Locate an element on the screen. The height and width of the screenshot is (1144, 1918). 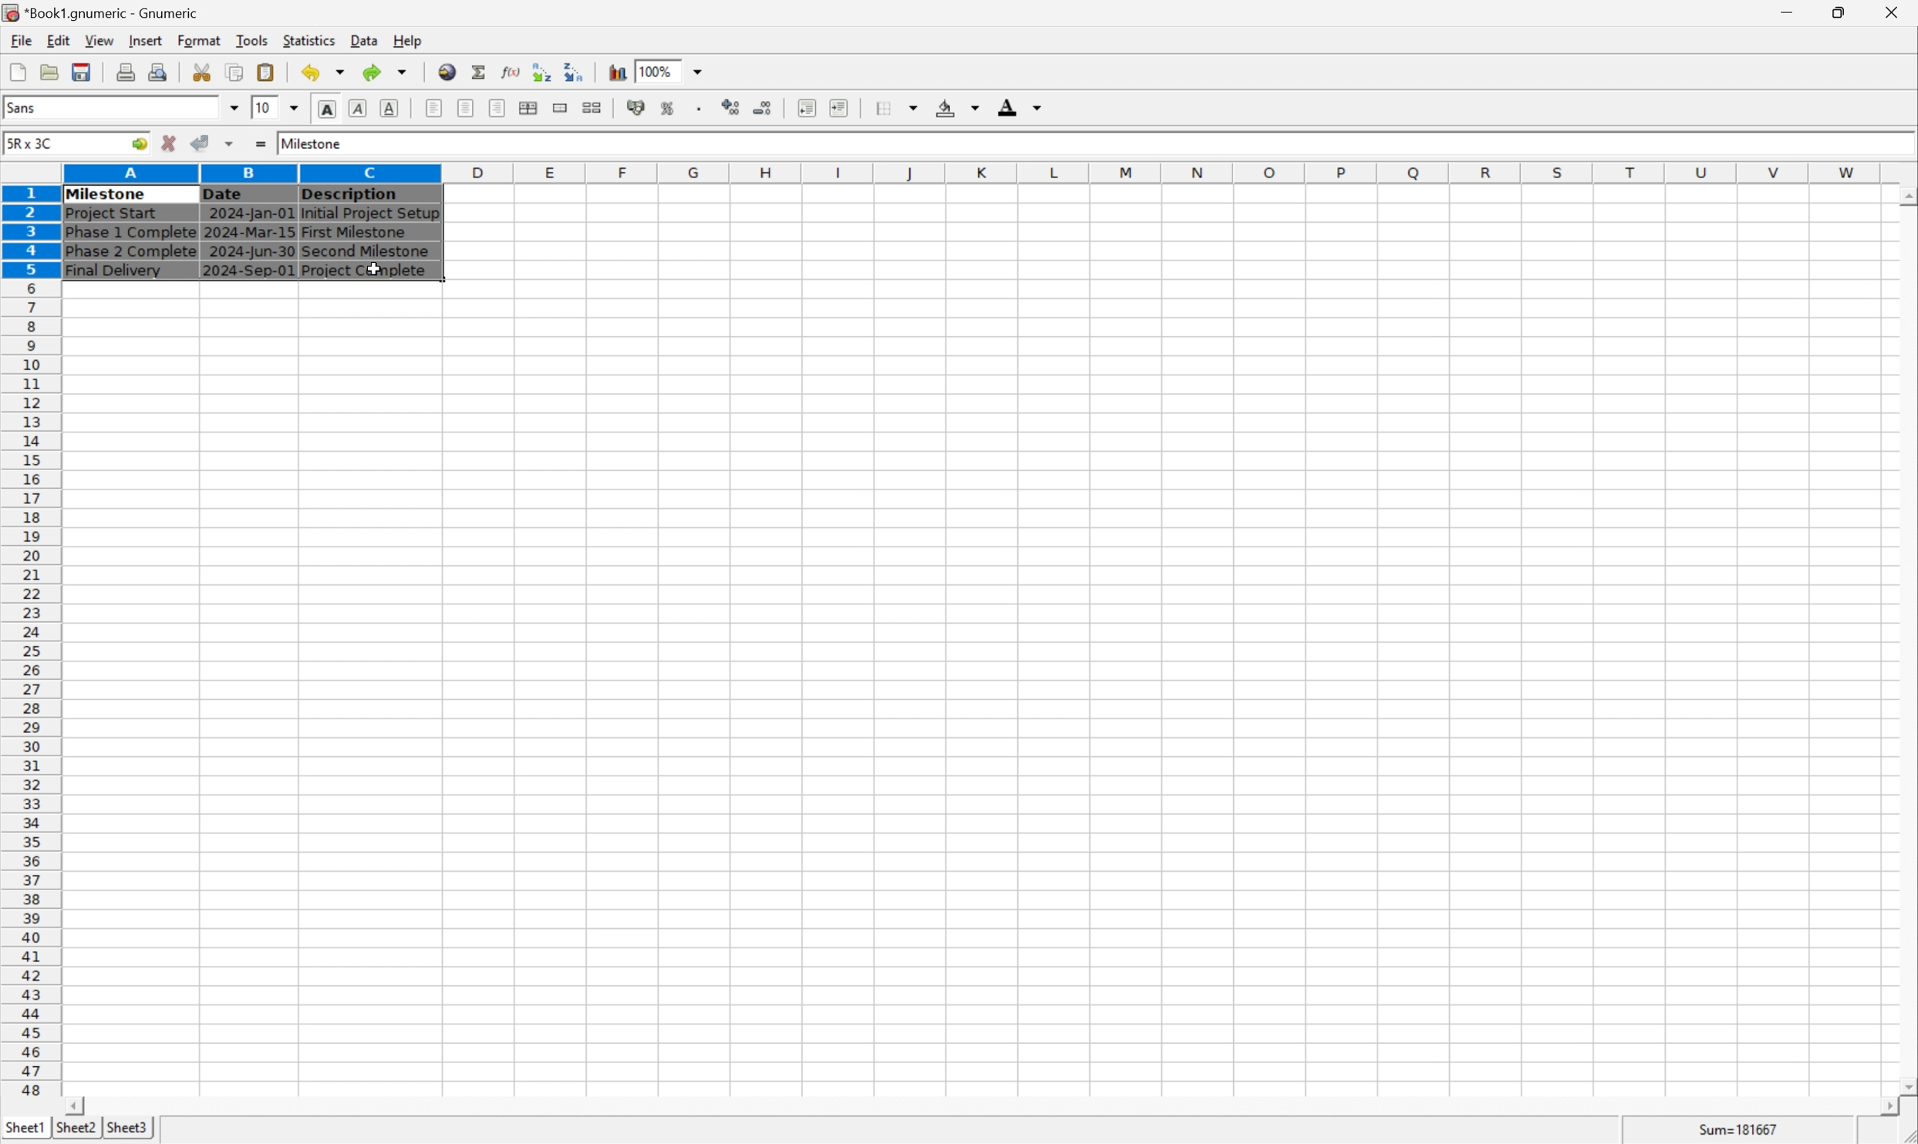
quick print is located at coordinates (159, 72).